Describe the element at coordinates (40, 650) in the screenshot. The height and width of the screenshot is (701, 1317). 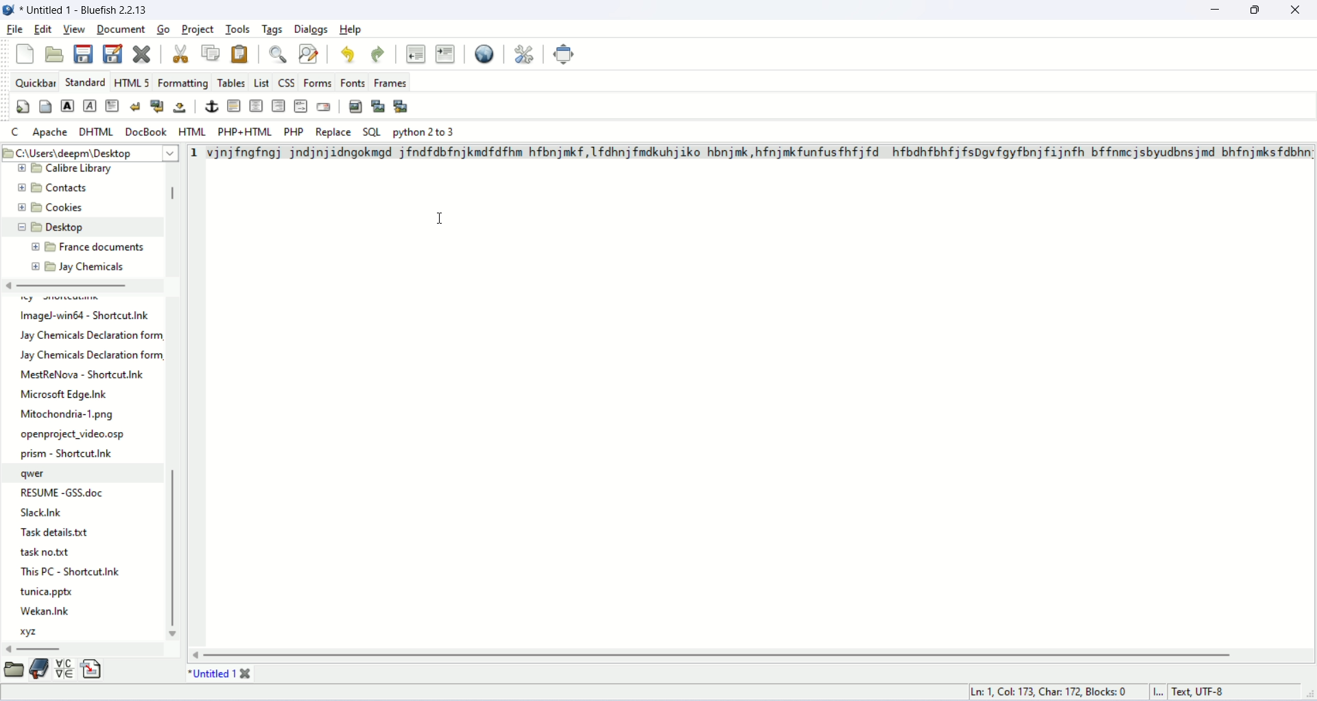
I see `horizontal scroll bar` at that location.